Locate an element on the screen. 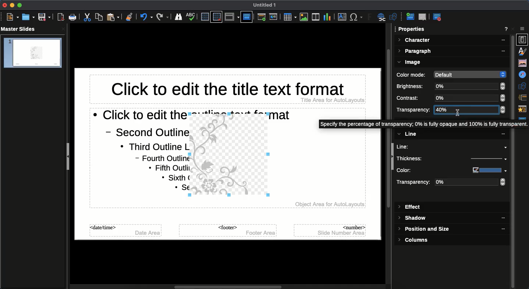  Clean formatting is located at coordinates (129, 17).